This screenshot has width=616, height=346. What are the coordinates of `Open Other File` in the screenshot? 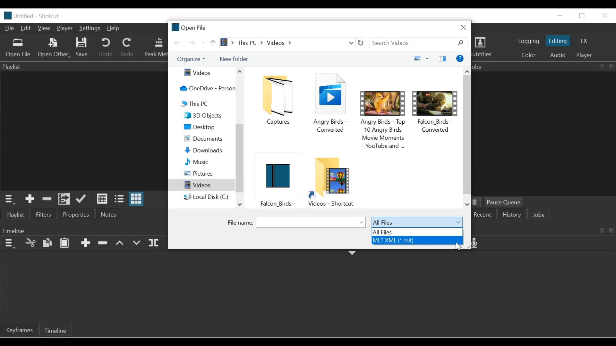 It's located at (18, 48).